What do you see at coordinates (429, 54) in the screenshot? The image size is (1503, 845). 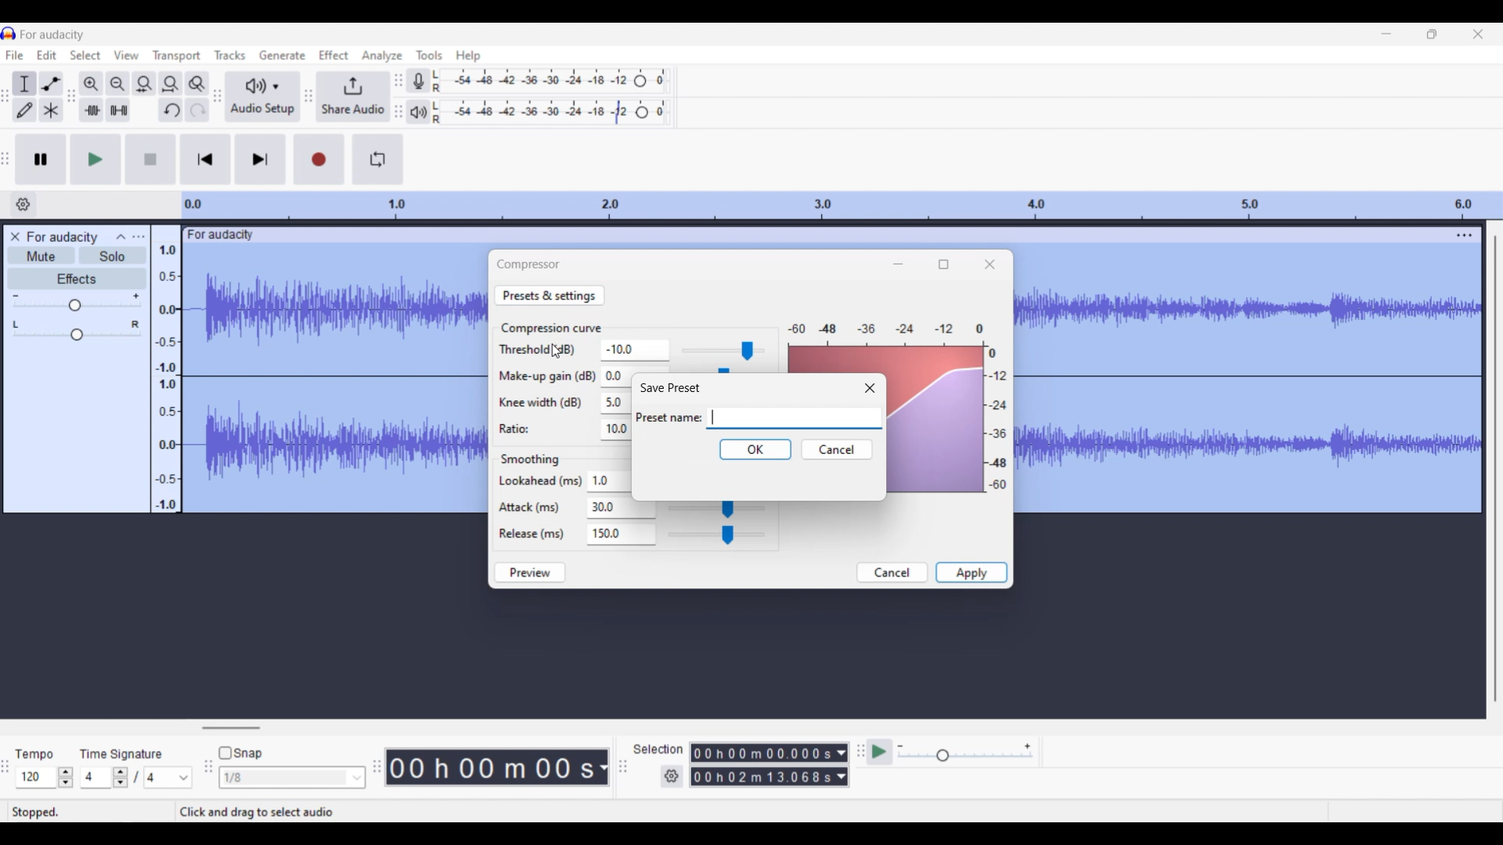 I see `Tools` at bounding box center [429, 54].